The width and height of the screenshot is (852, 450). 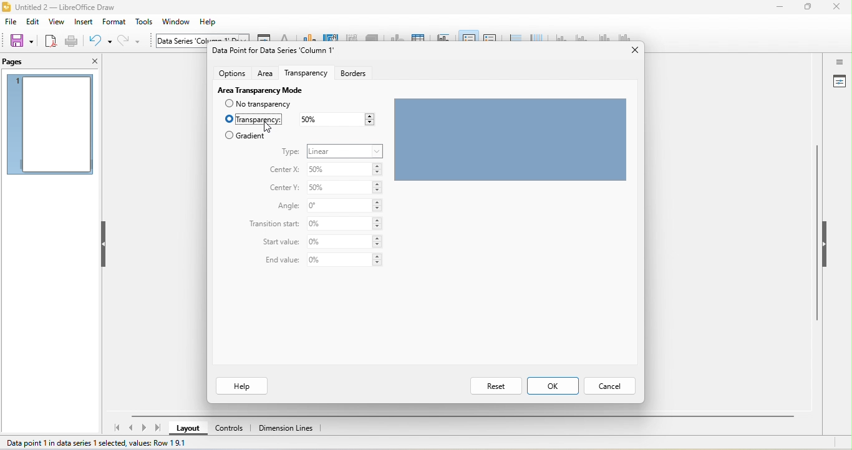 I want to click on area, so click(x=268, y=74).